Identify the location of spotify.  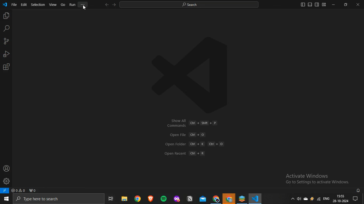
(163, 199).